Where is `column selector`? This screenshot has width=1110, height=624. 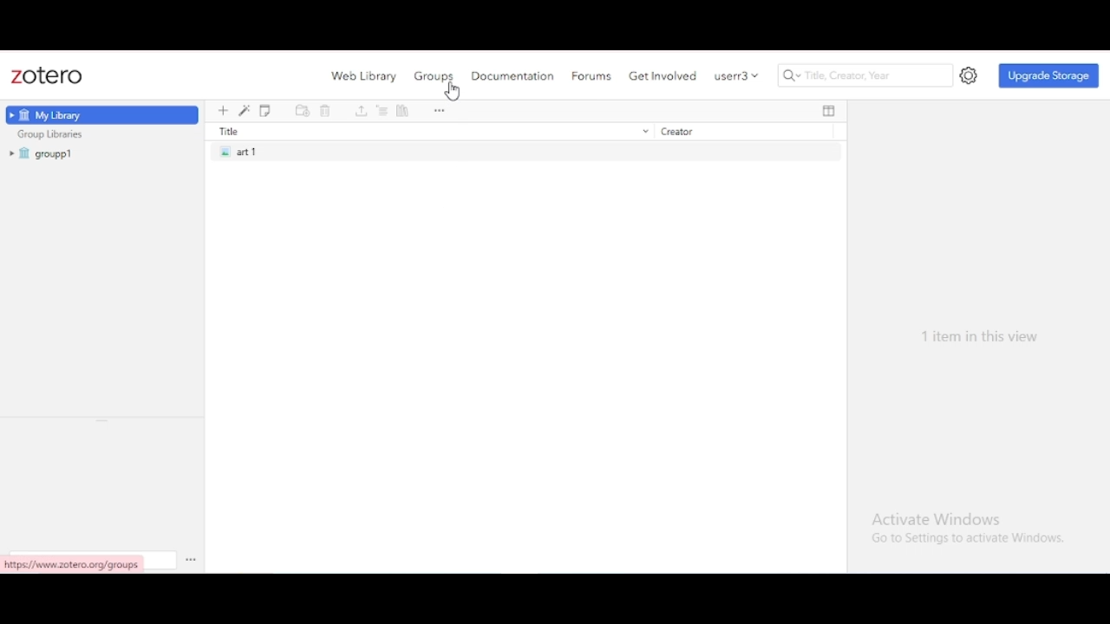
column selector is located at coordinates (829, 111).